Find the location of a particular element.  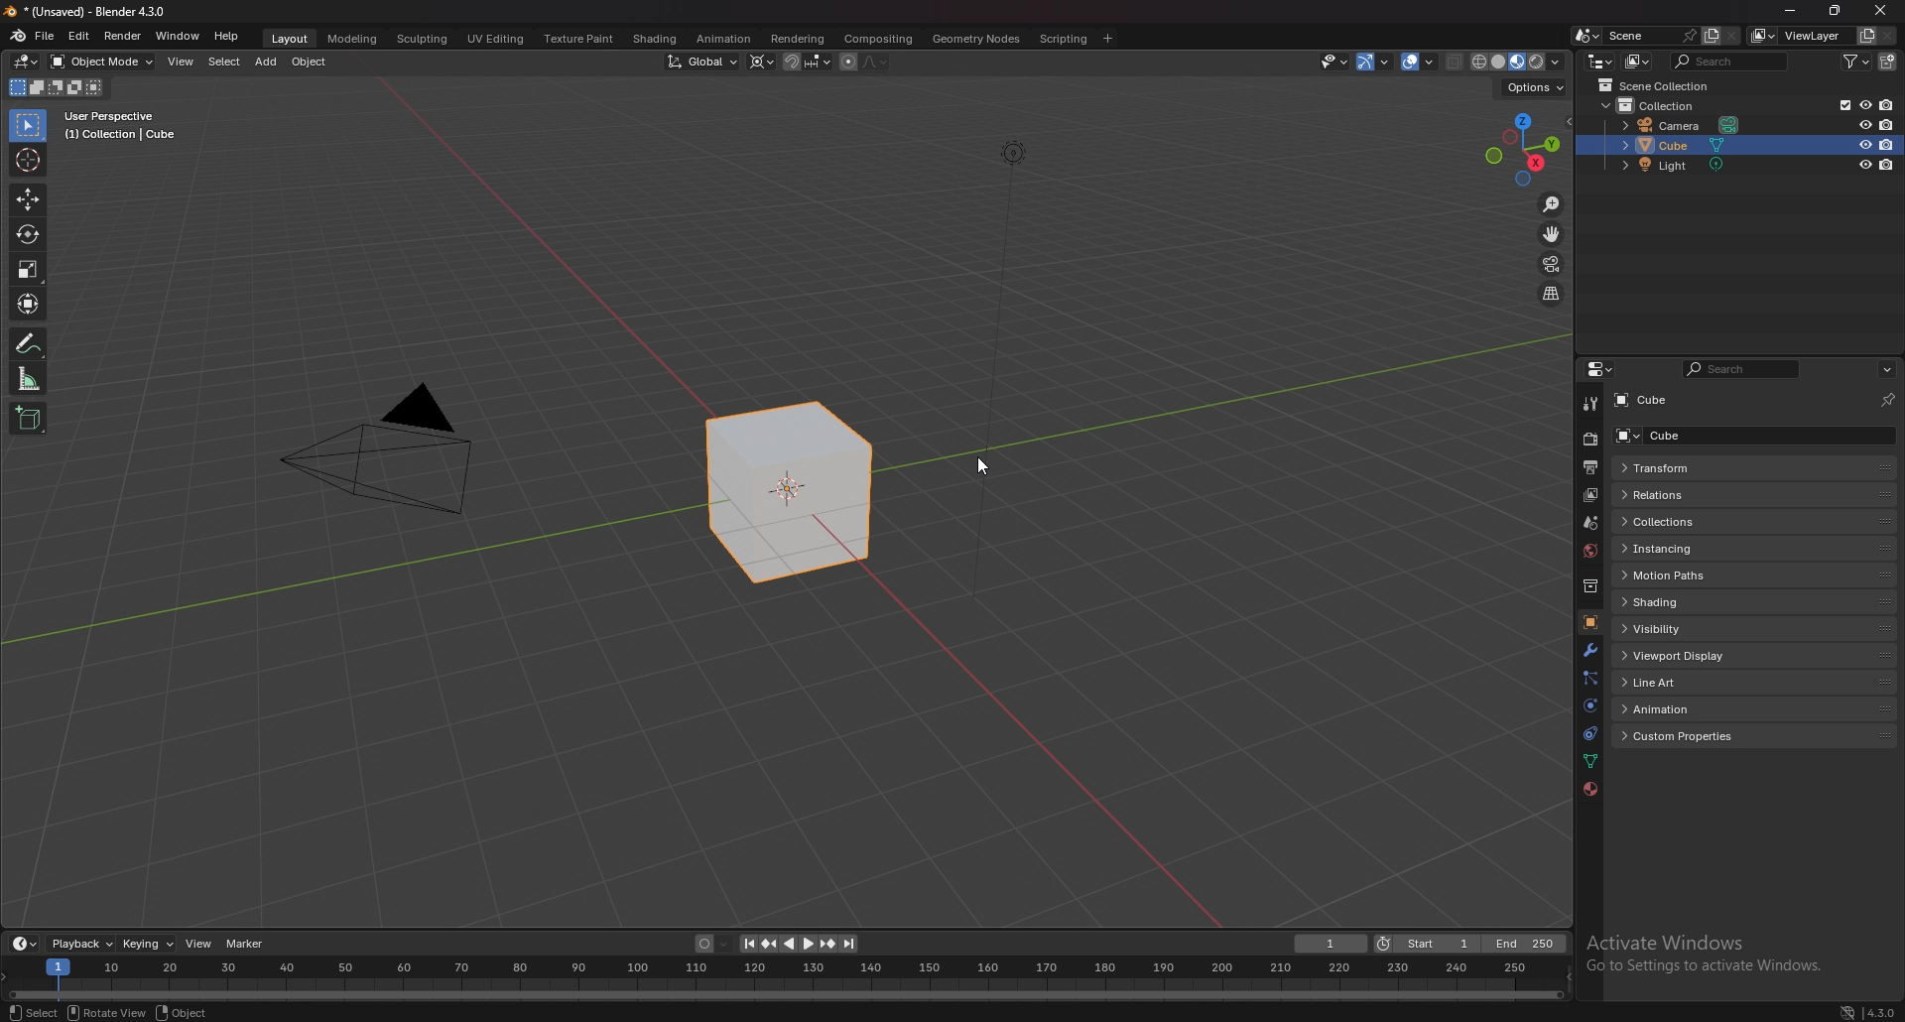

cube is located at coordinates (1712, 436).